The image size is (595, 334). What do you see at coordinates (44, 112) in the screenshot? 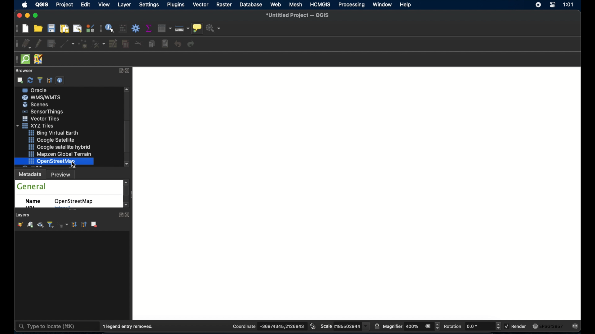
I see `oracle` at bounding box center [44, 112].